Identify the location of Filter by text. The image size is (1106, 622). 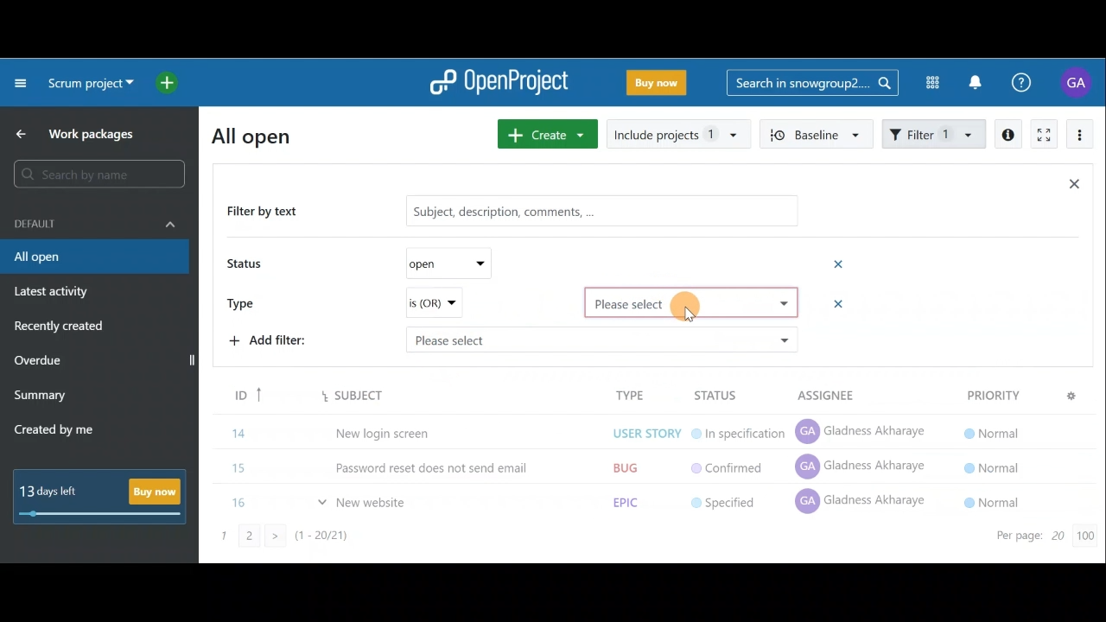
(270, 213).